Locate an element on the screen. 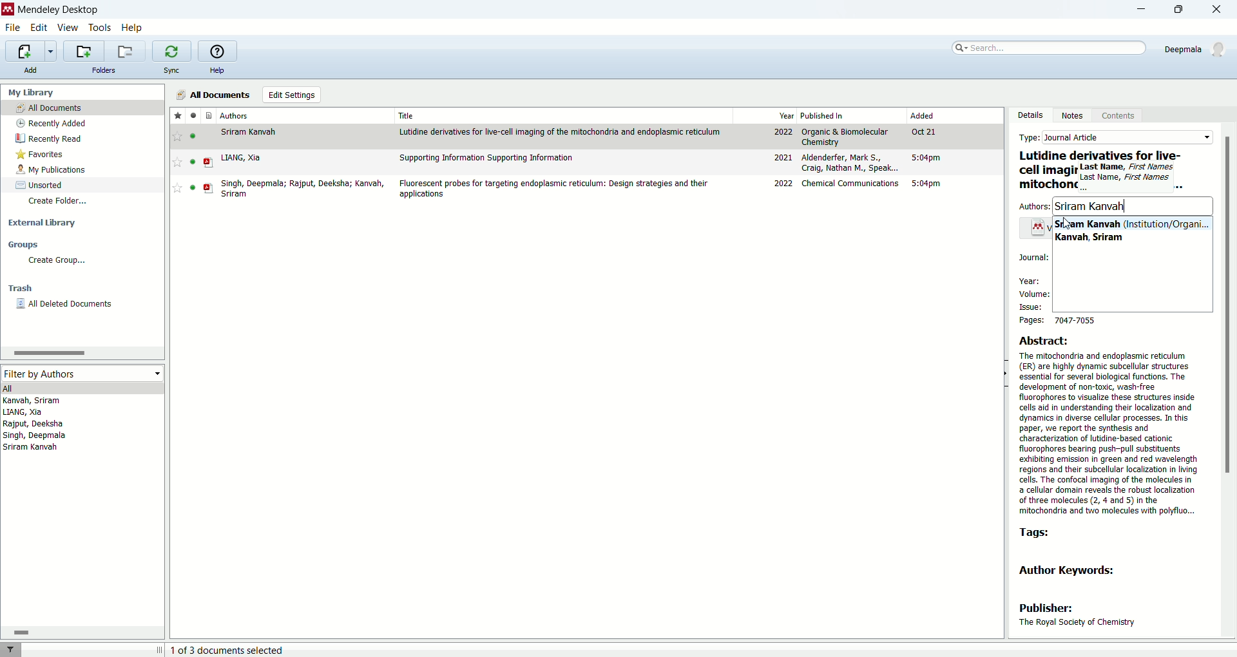 Image resolution: width=1237 pixels, height=657 pixels. edit is located at coordinates (39, 28).